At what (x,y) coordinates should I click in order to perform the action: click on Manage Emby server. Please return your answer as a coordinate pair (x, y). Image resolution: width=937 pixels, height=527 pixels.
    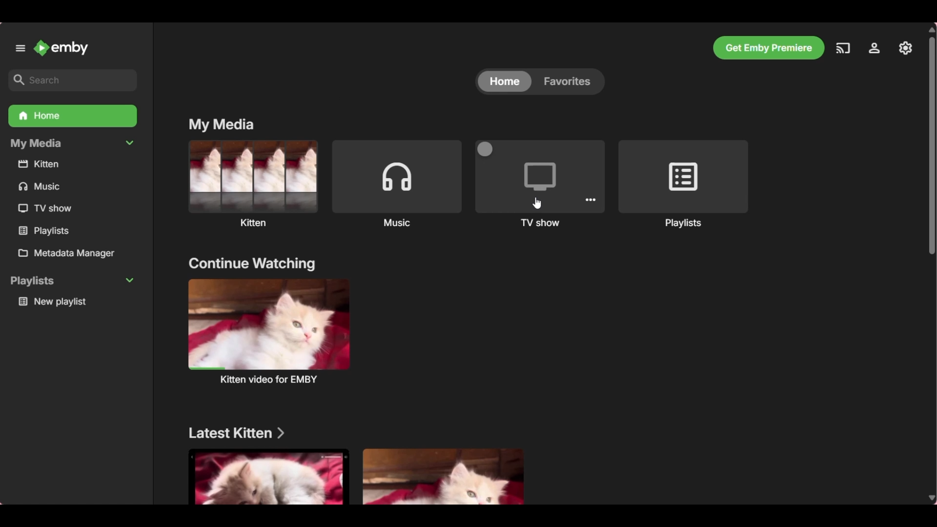
    Looking at the image, I should click on (905, 48).